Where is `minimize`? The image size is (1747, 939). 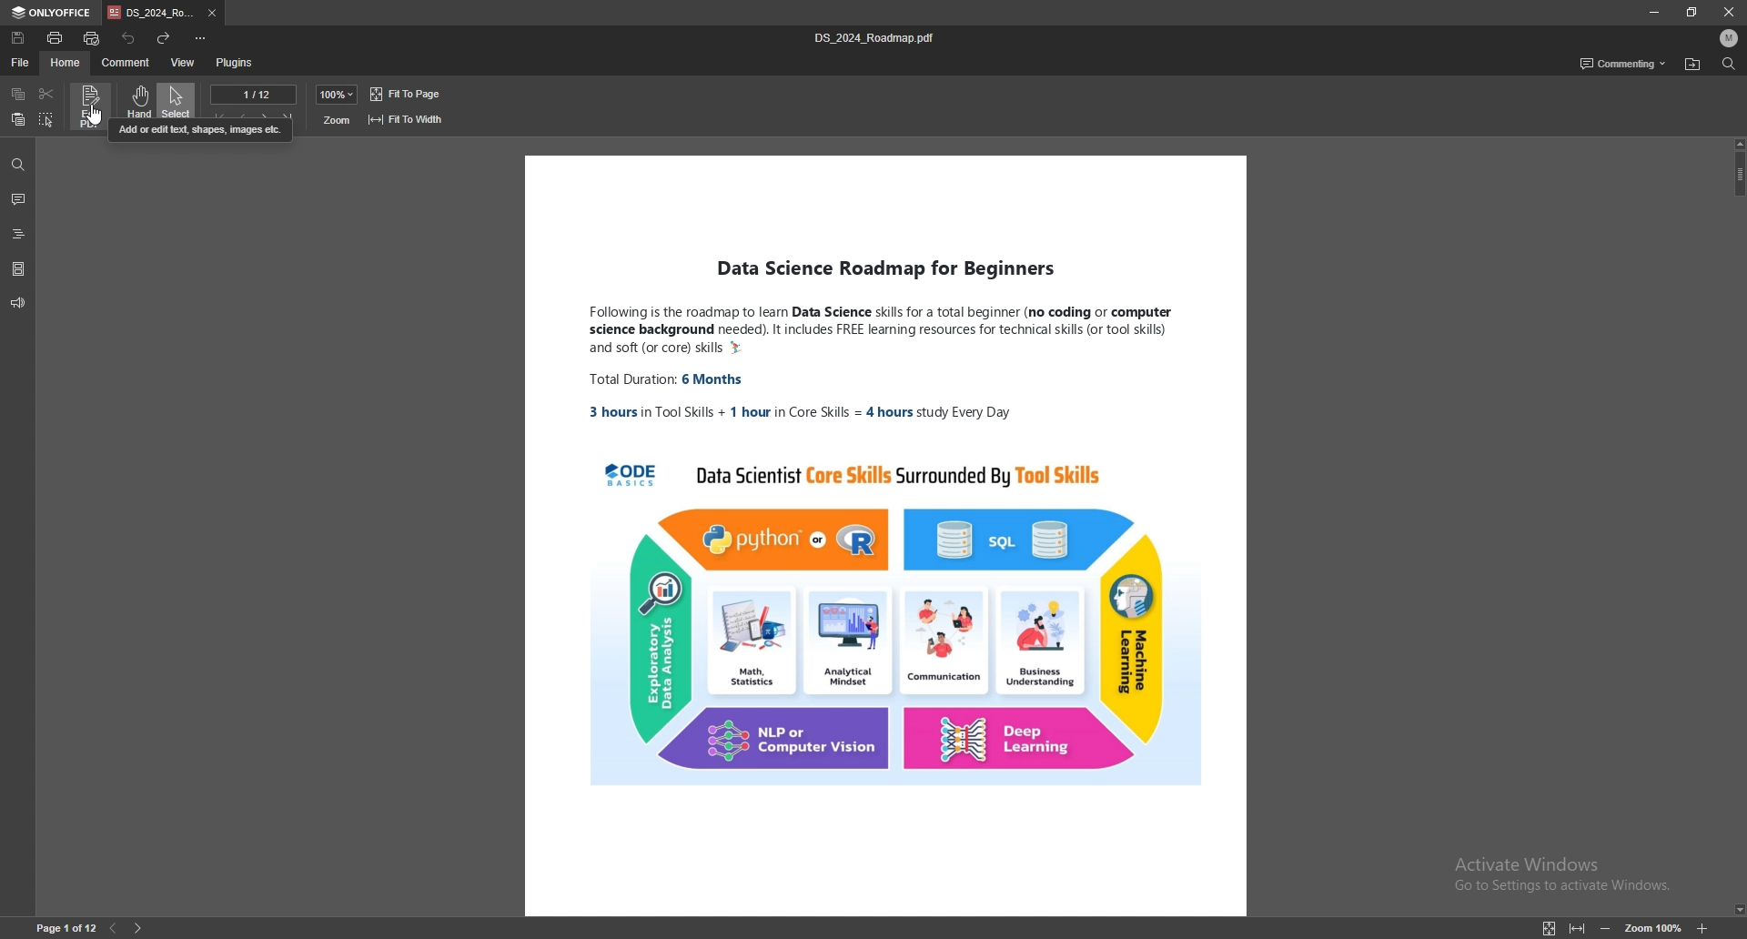
minimize is located at coordinates (1652, 12).